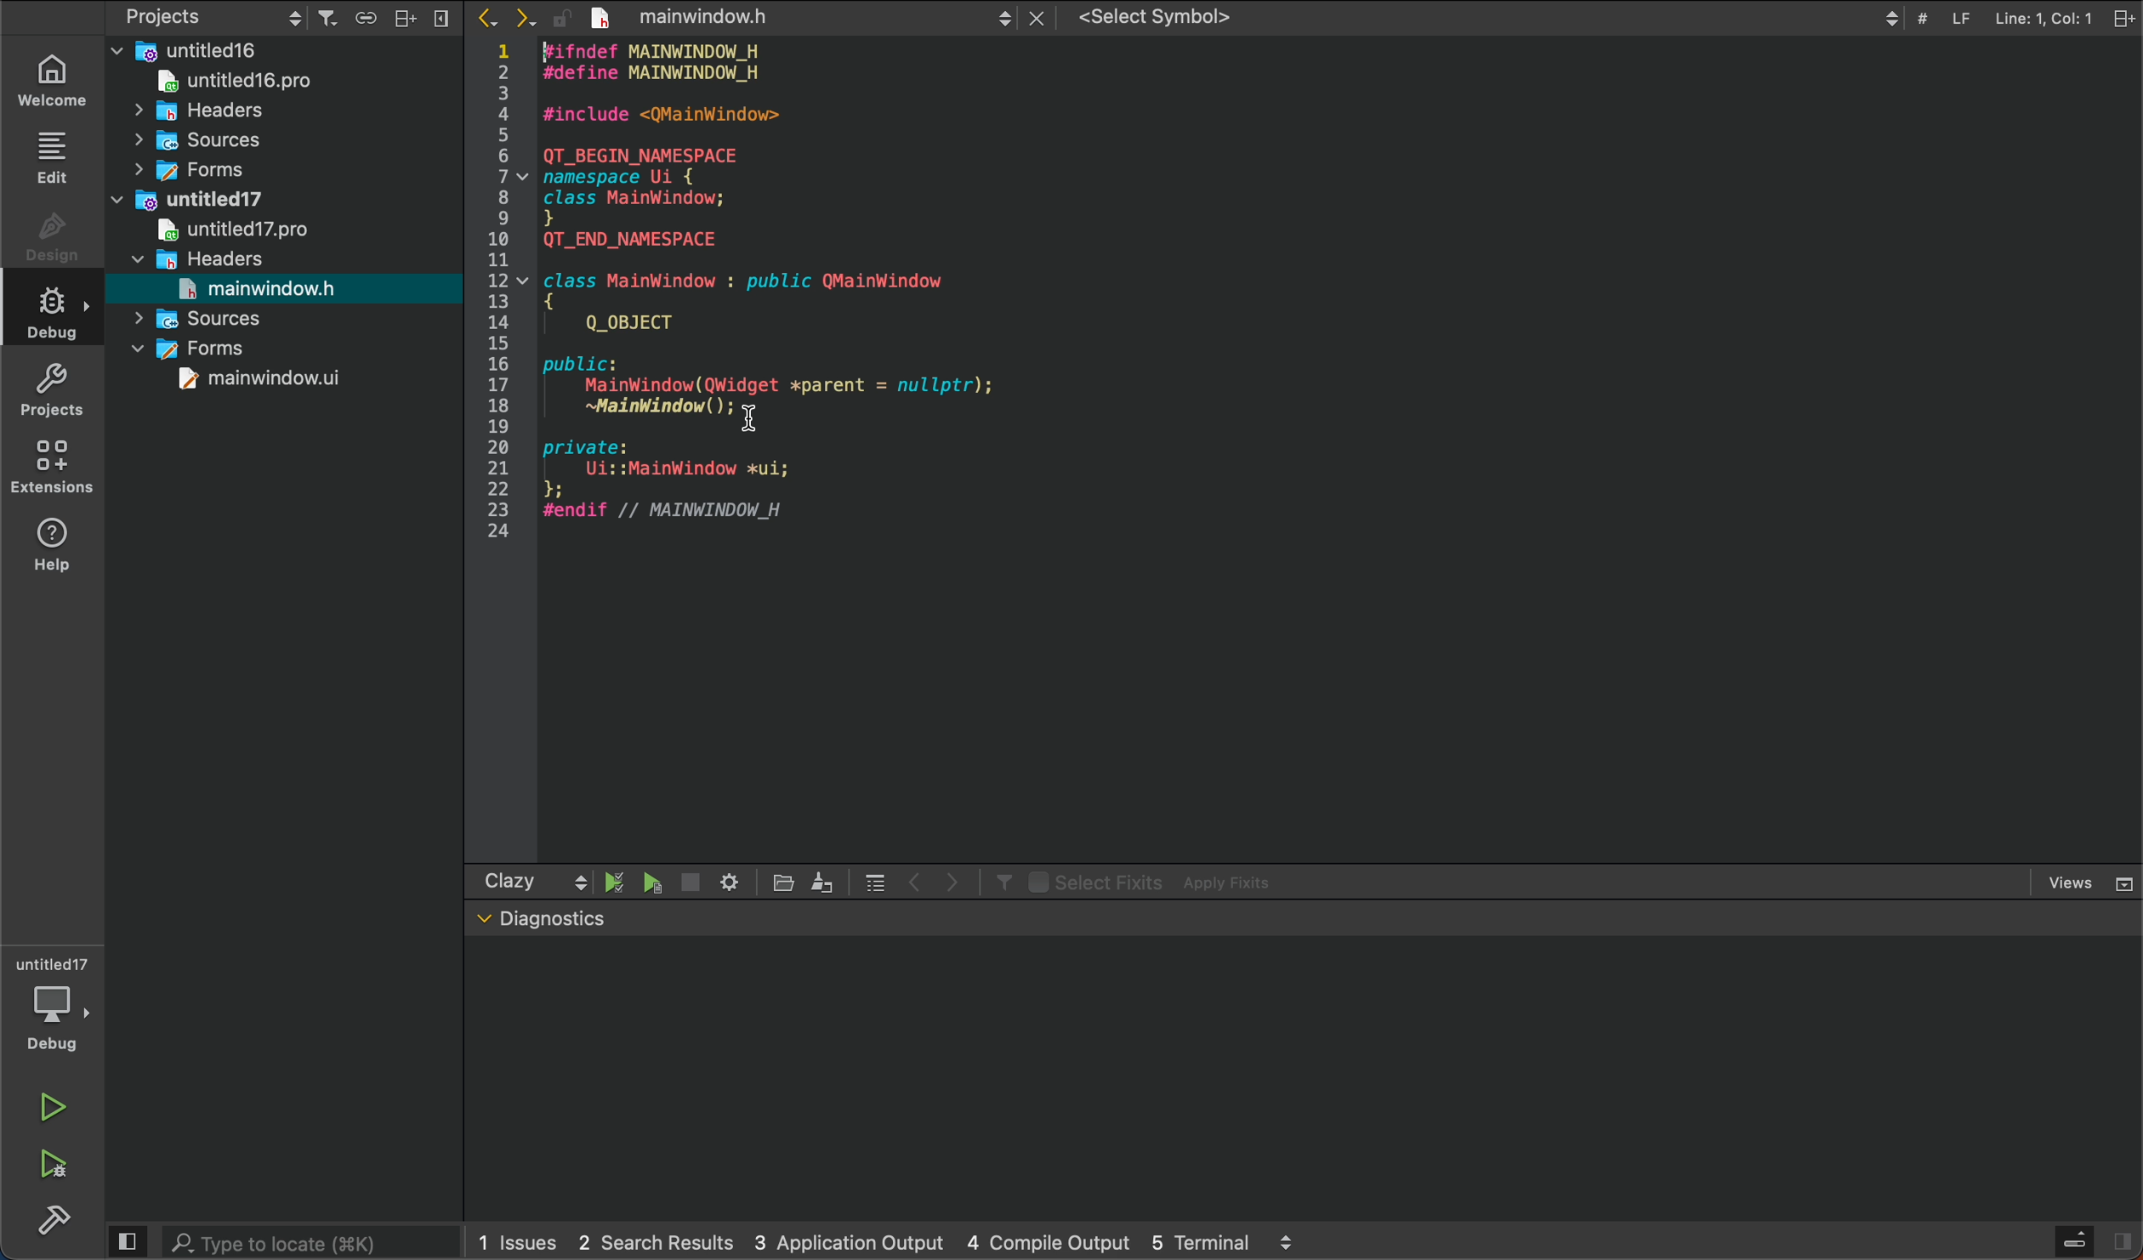 This screenshot has height=1260, width=2143. I want to click on DEBUG, so click(58, 316).